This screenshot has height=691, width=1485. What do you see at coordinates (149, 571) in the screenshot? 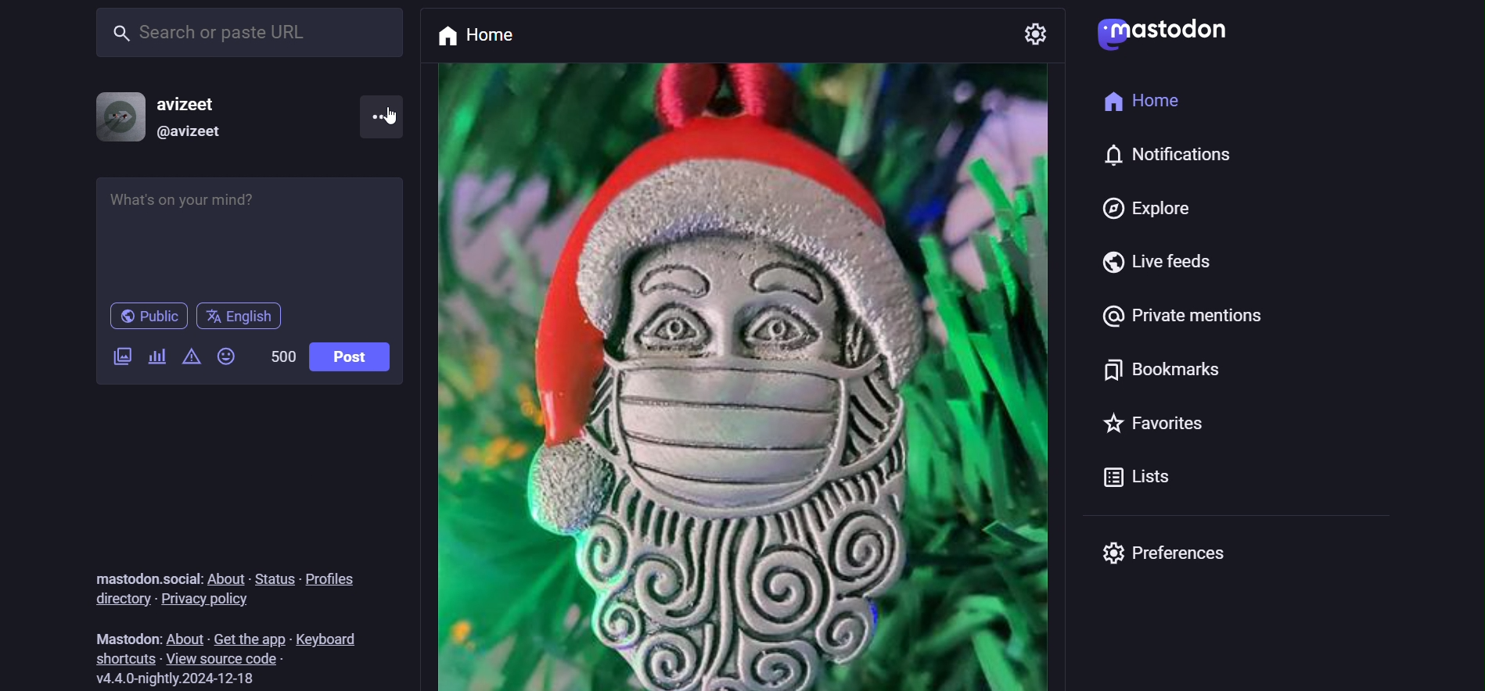
I see `mastodon.social` at bounding box center [149, 571].